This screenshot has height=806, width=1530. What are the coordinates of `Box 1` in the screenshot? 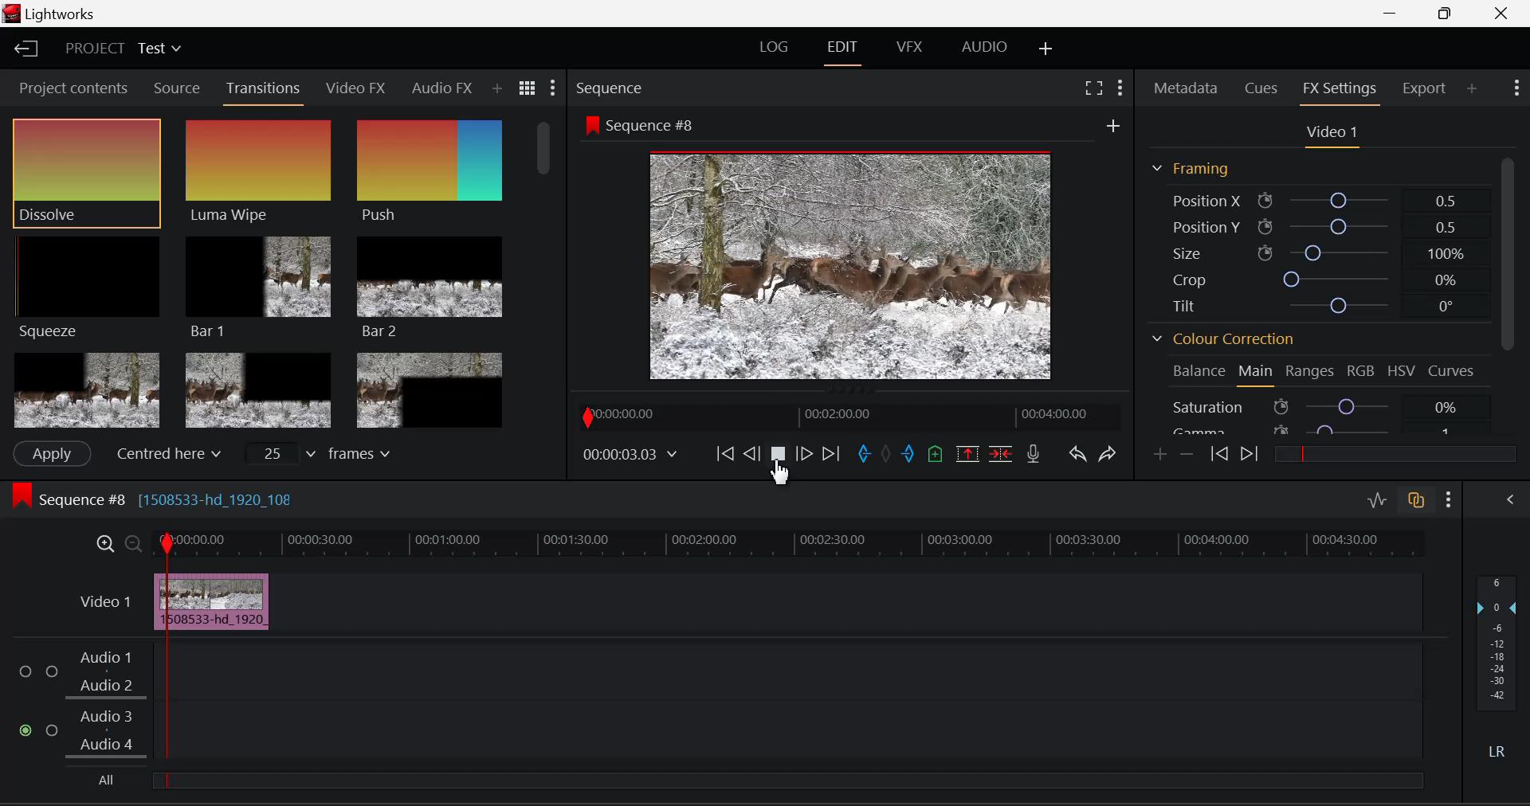 It's located at (85, 391).